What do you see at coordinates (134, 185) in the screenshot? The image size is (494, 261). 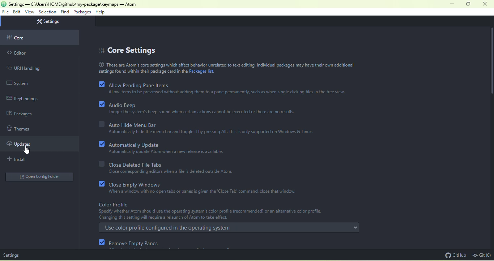 I see `close empty windows` at bounding box center [134, 185].